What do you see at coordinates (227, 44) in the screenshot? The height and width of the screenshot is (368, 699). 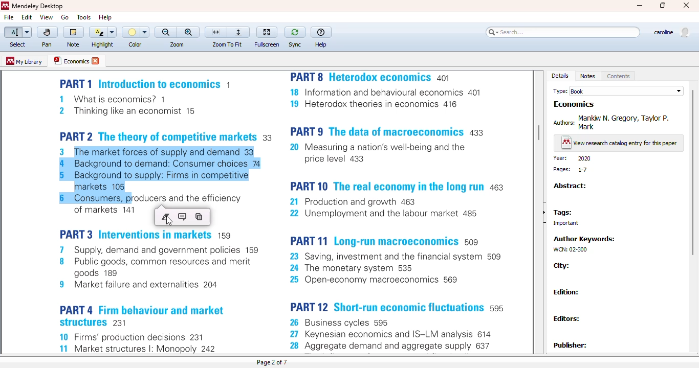 I see `zoom to fit` at bounding box center [227, 44].